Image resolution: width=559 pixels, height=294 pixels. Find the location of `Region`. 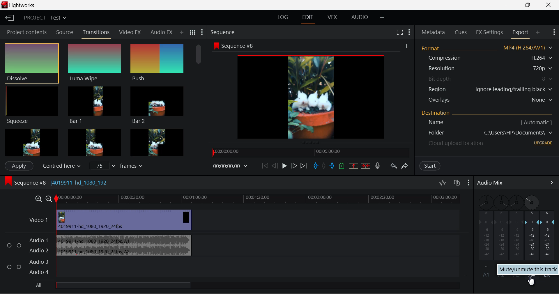

Region is located at coordinates (486, 89).